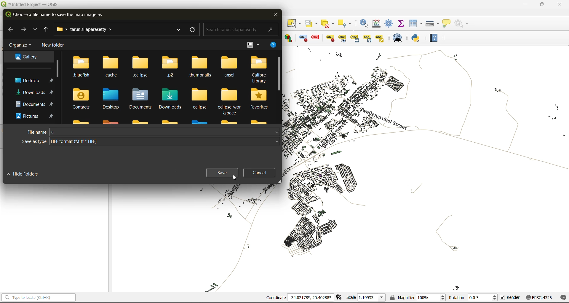 This screenshot has width=569, height=303. What do you see at coordinates (289, 38) in the screenshot?
I see `Layer diagram options` at bounding box center [289, 38].